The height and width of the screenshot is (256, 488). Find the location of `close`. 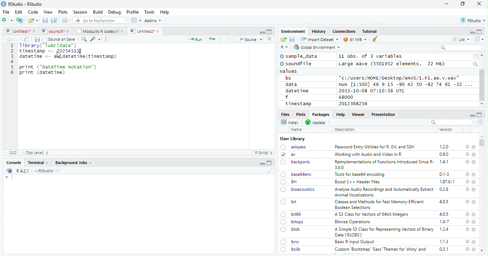

close is located at coordinates (474, 249).